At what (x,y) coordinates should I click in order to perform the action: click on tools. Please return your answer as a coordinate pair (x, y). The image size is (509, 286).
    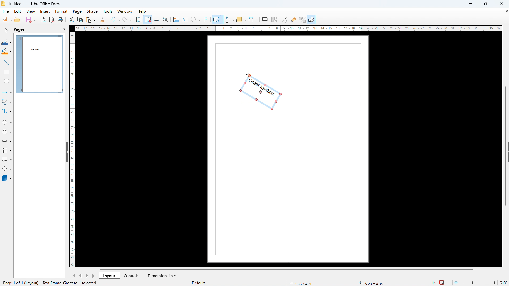
    Looking at the image, I should click on (108, 11).